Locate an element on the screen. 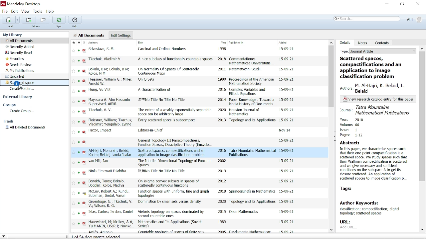  Edit settings is located at coordinates (121, 35).